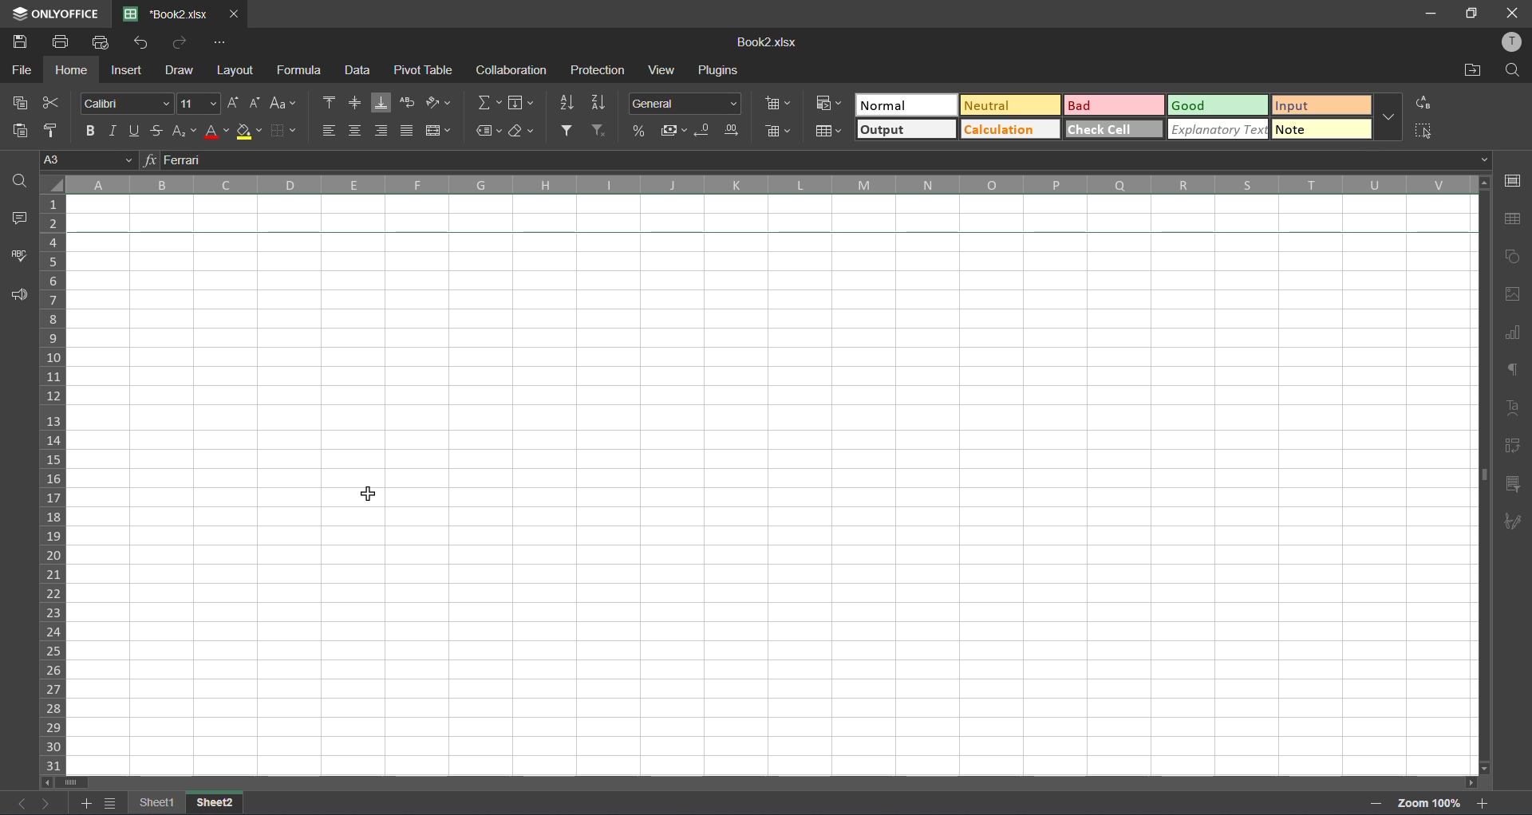  Describe the element at coordinates (282, 103) in the screenshot. I see `change case` at that location.